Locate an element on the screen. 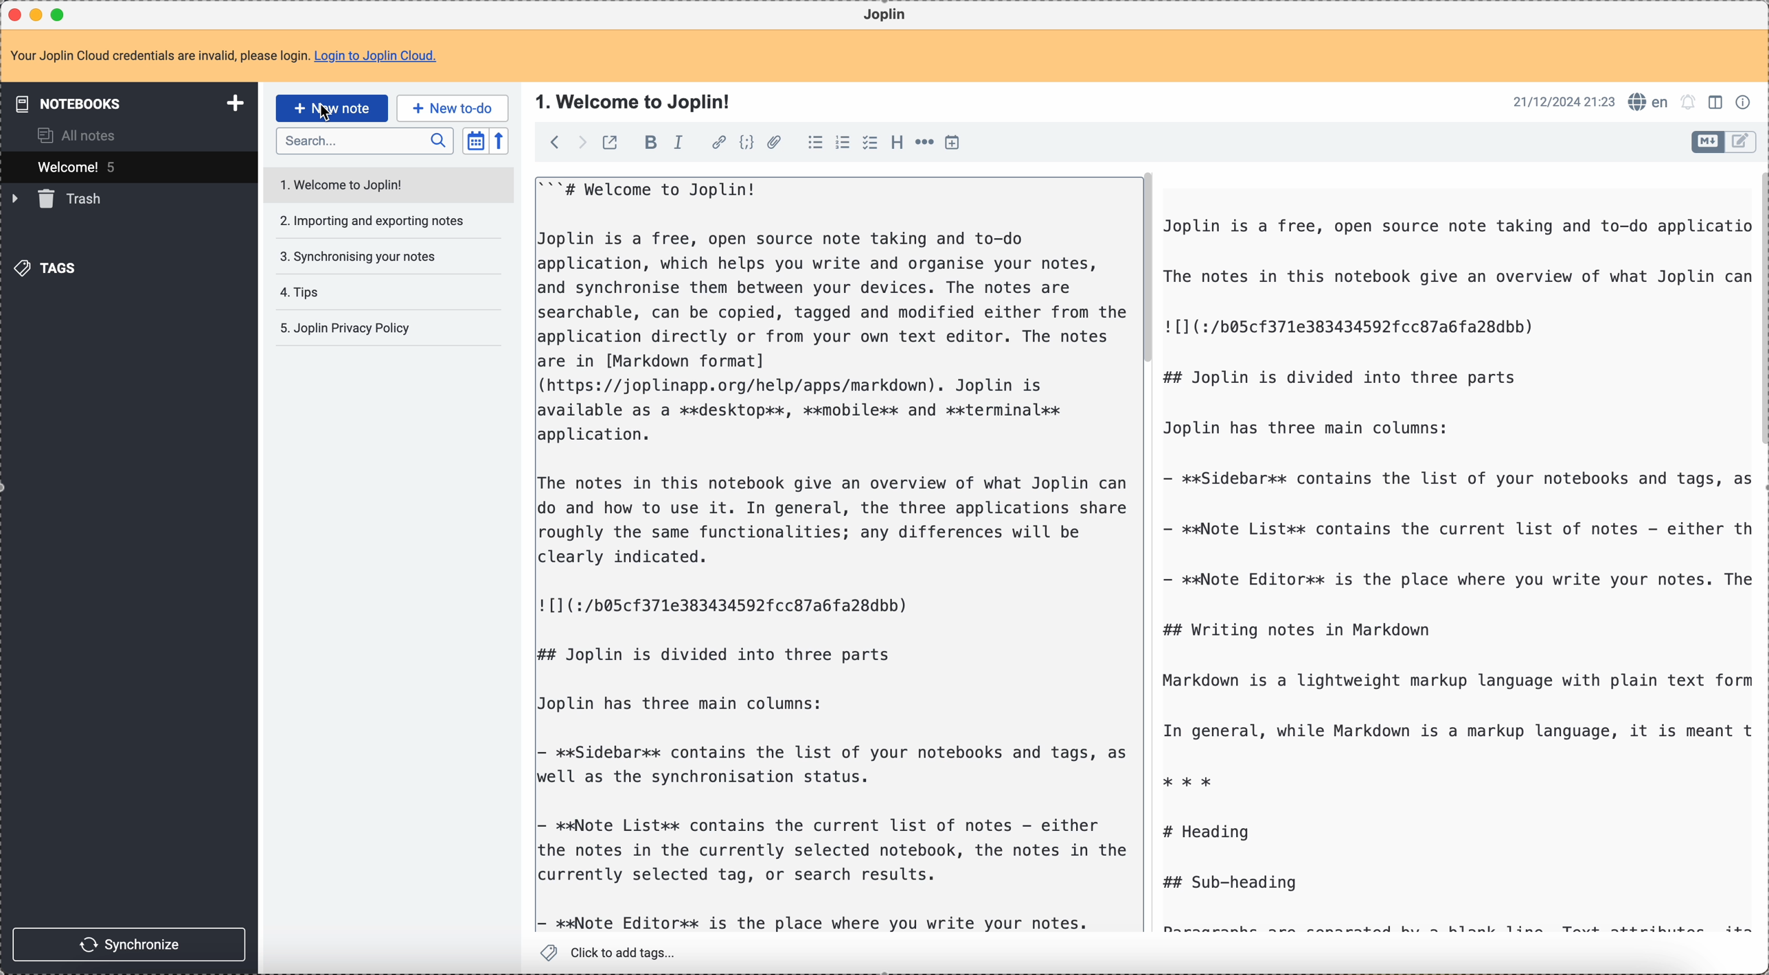 The width and height of the screenshot is (1769, 975). click to add tags is located at coordinates (610, 954).